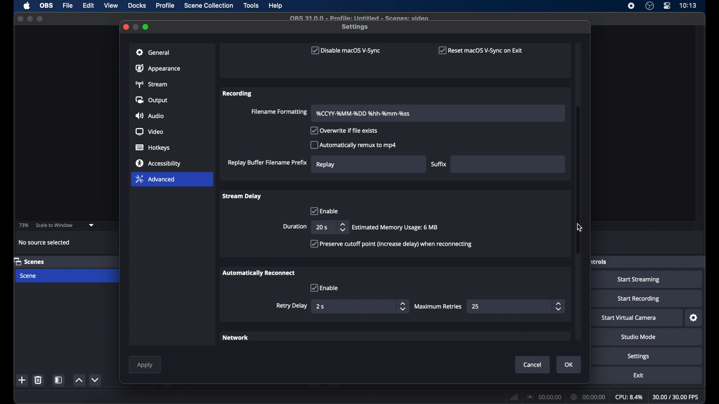 The width and height of the screenshot is (719, 404). What do you see at coordinates (323, 211) in the screenshot?
I see `enable` at bounding box center [323, 211].